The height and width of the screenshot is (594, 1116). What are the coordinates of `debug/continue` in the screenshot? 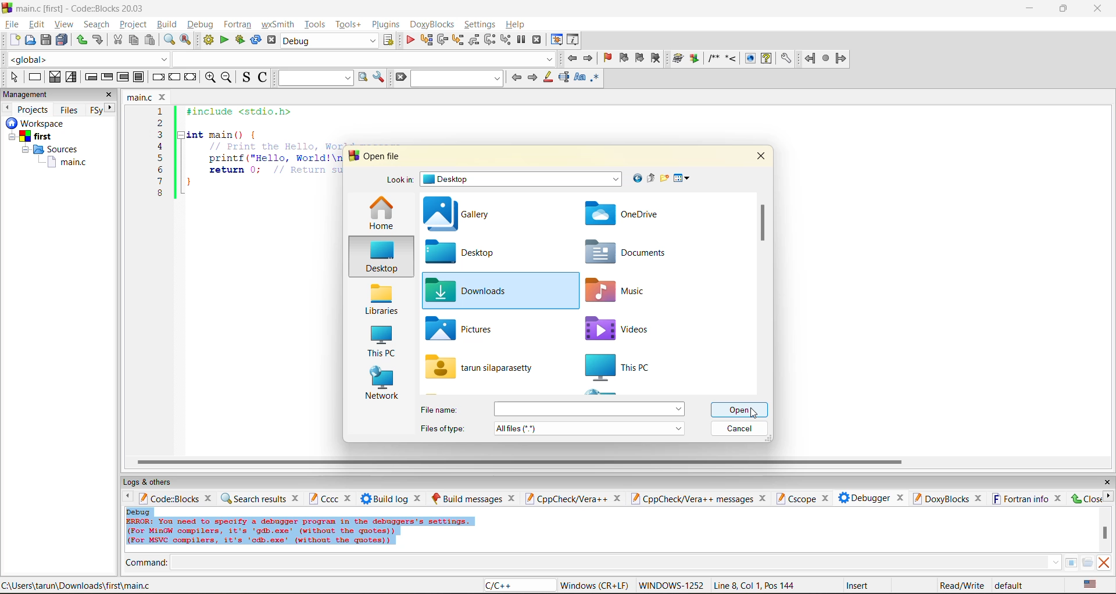 It's located at (410, 40).